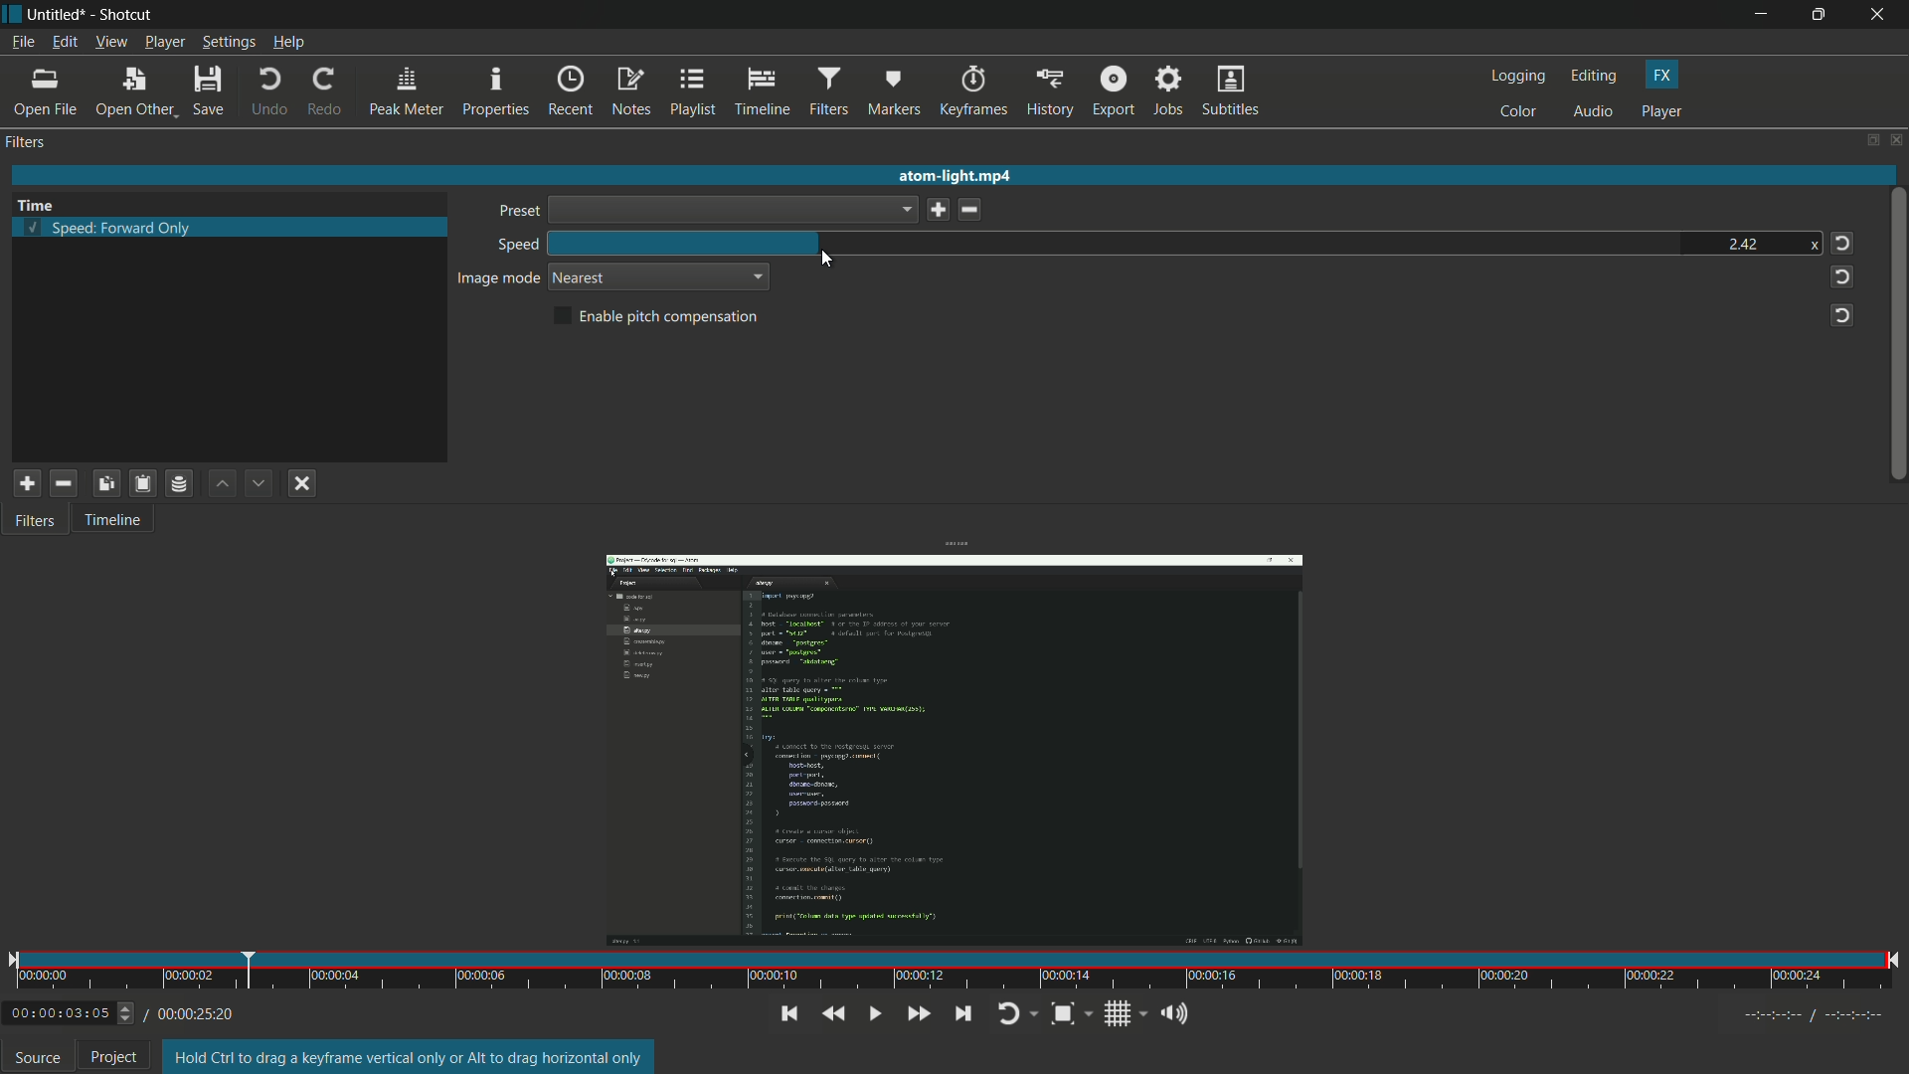 This screenshot has width=1909, height=1074. Describe the element at coordinates (164, 43) in the screenshot. I see `player menu` at that location.